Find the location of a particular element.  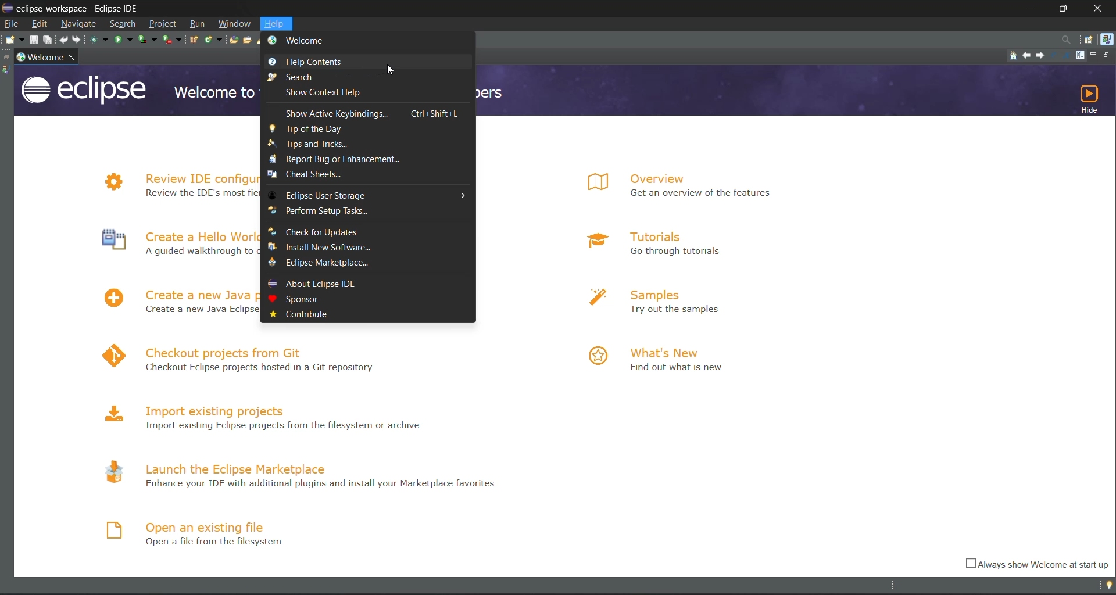

run is located at coordinates (123, 40).